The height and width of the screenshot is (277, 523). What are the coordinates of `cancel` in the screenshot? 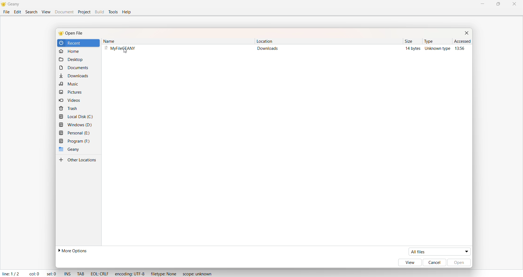 It's located at (434, 263).